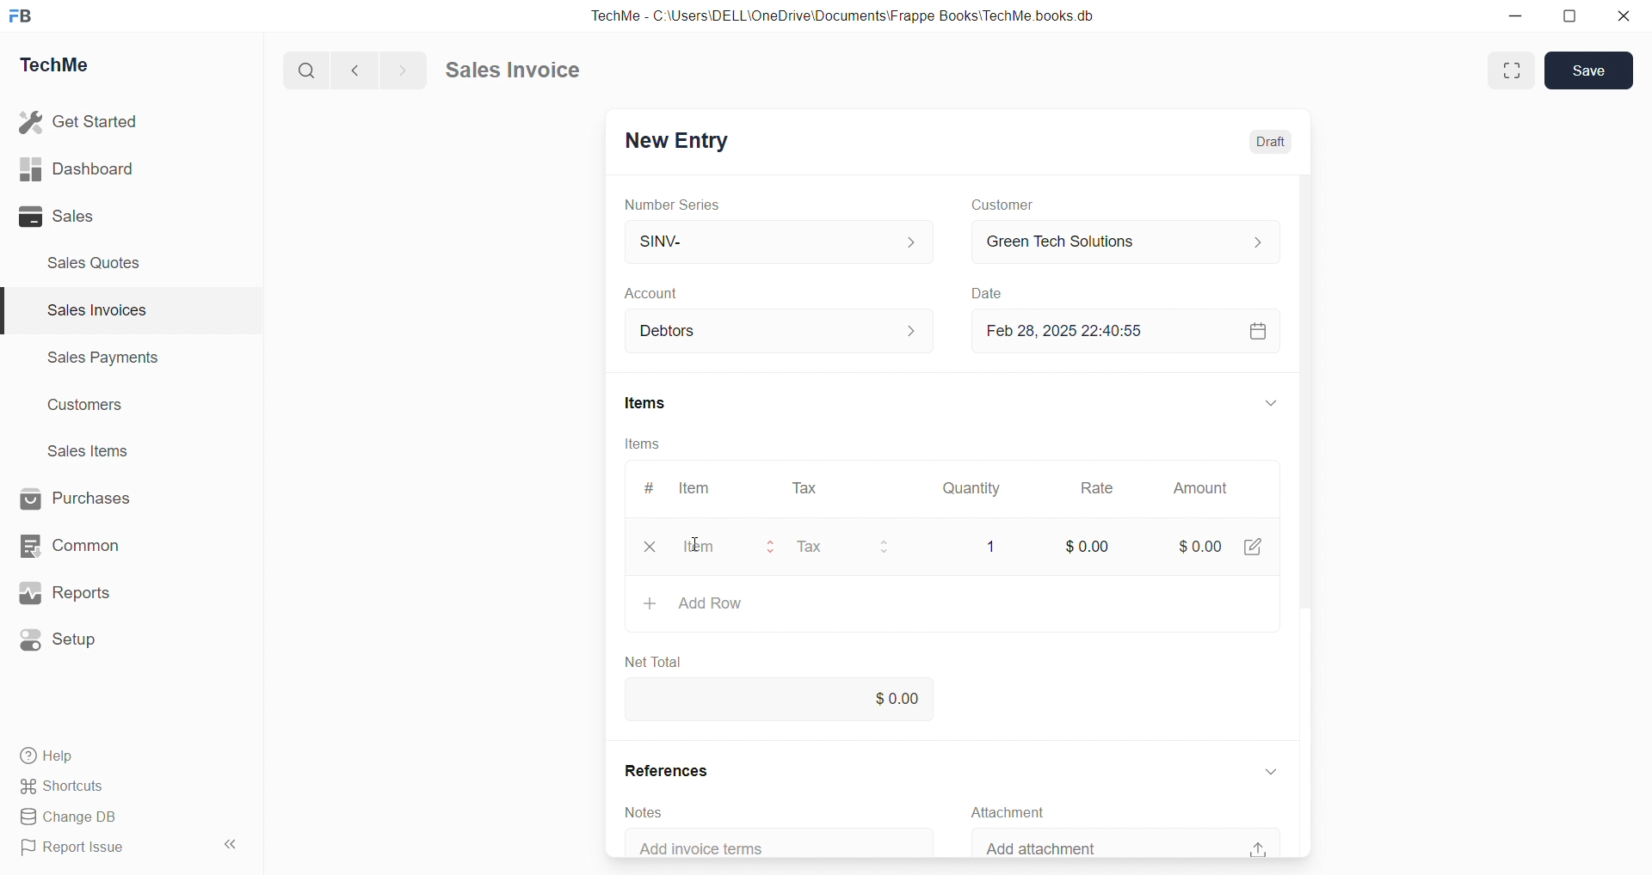 The image size is (1652, 875). What do you see at coordinates (656, 662) in the screenshot?
I see `Net Total` at bounding box center [656, 662].